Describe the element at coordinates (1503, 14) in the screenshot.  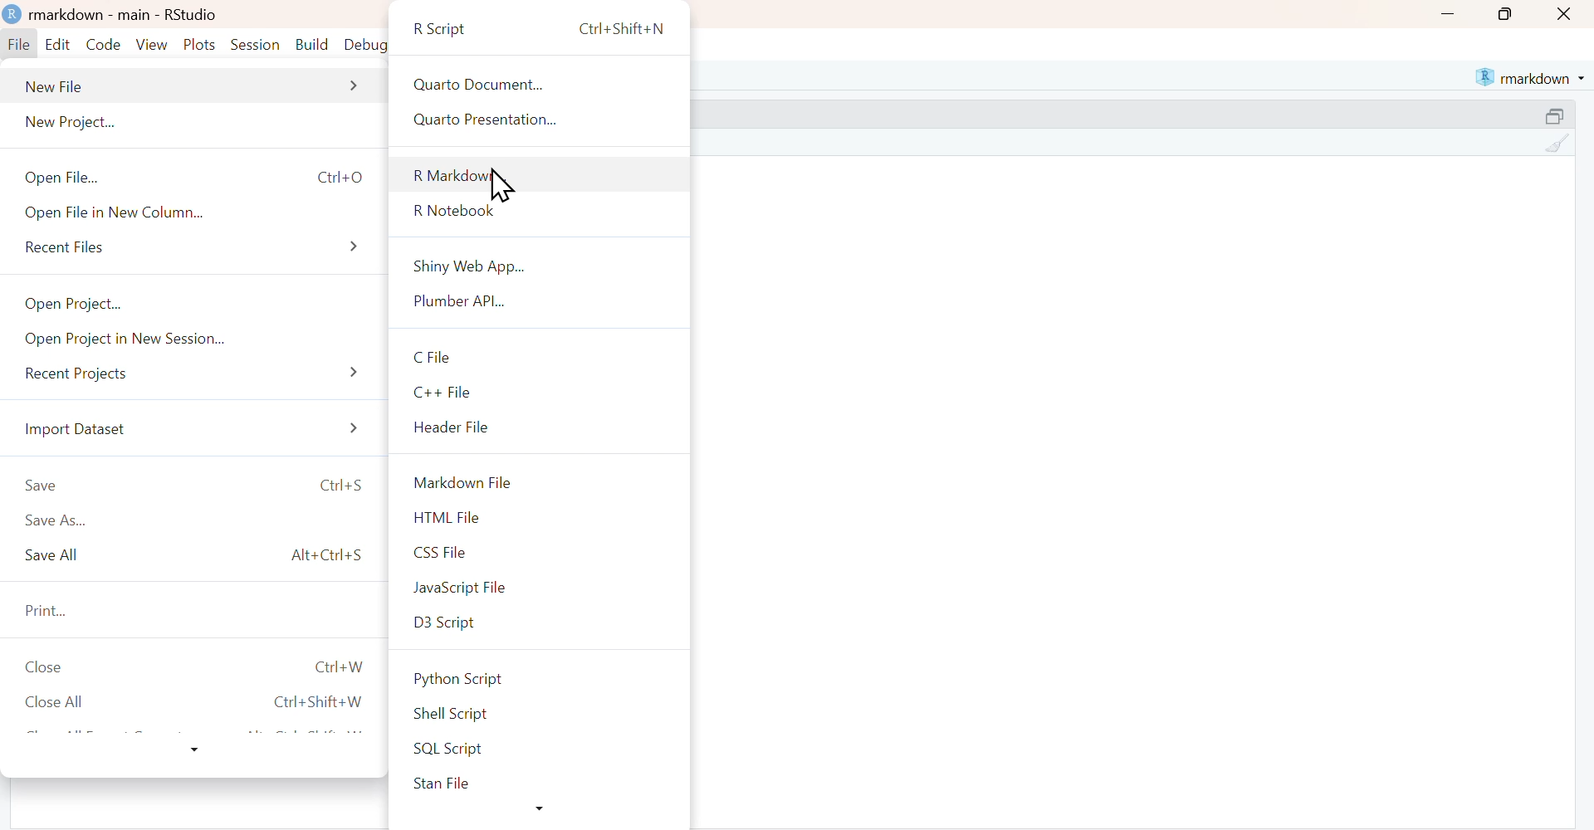
I see `maximize` at that location.